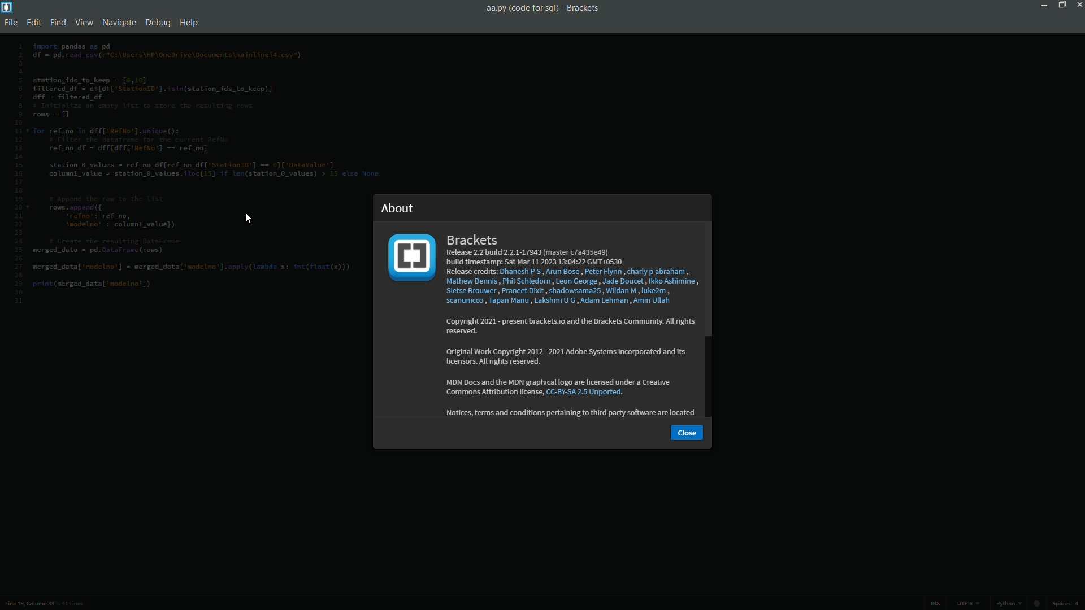 The height and width of the screenshot is (610, 1085). Describe the element at coordinates (7, 7) in the screenshot. I see `app icon` at that location.